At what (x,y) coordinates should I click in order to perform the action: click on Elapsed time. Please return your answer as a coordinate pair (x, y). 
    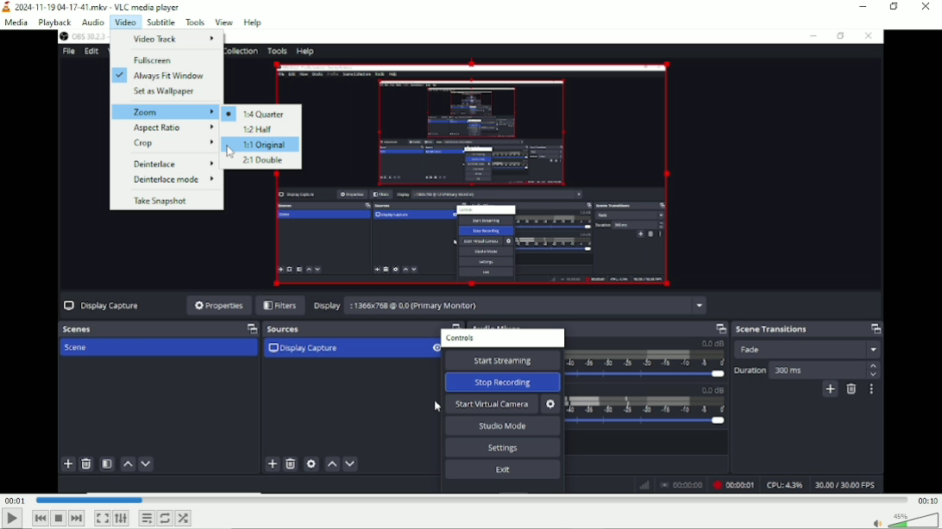
    Looking at the image, I should click on (15, 500).